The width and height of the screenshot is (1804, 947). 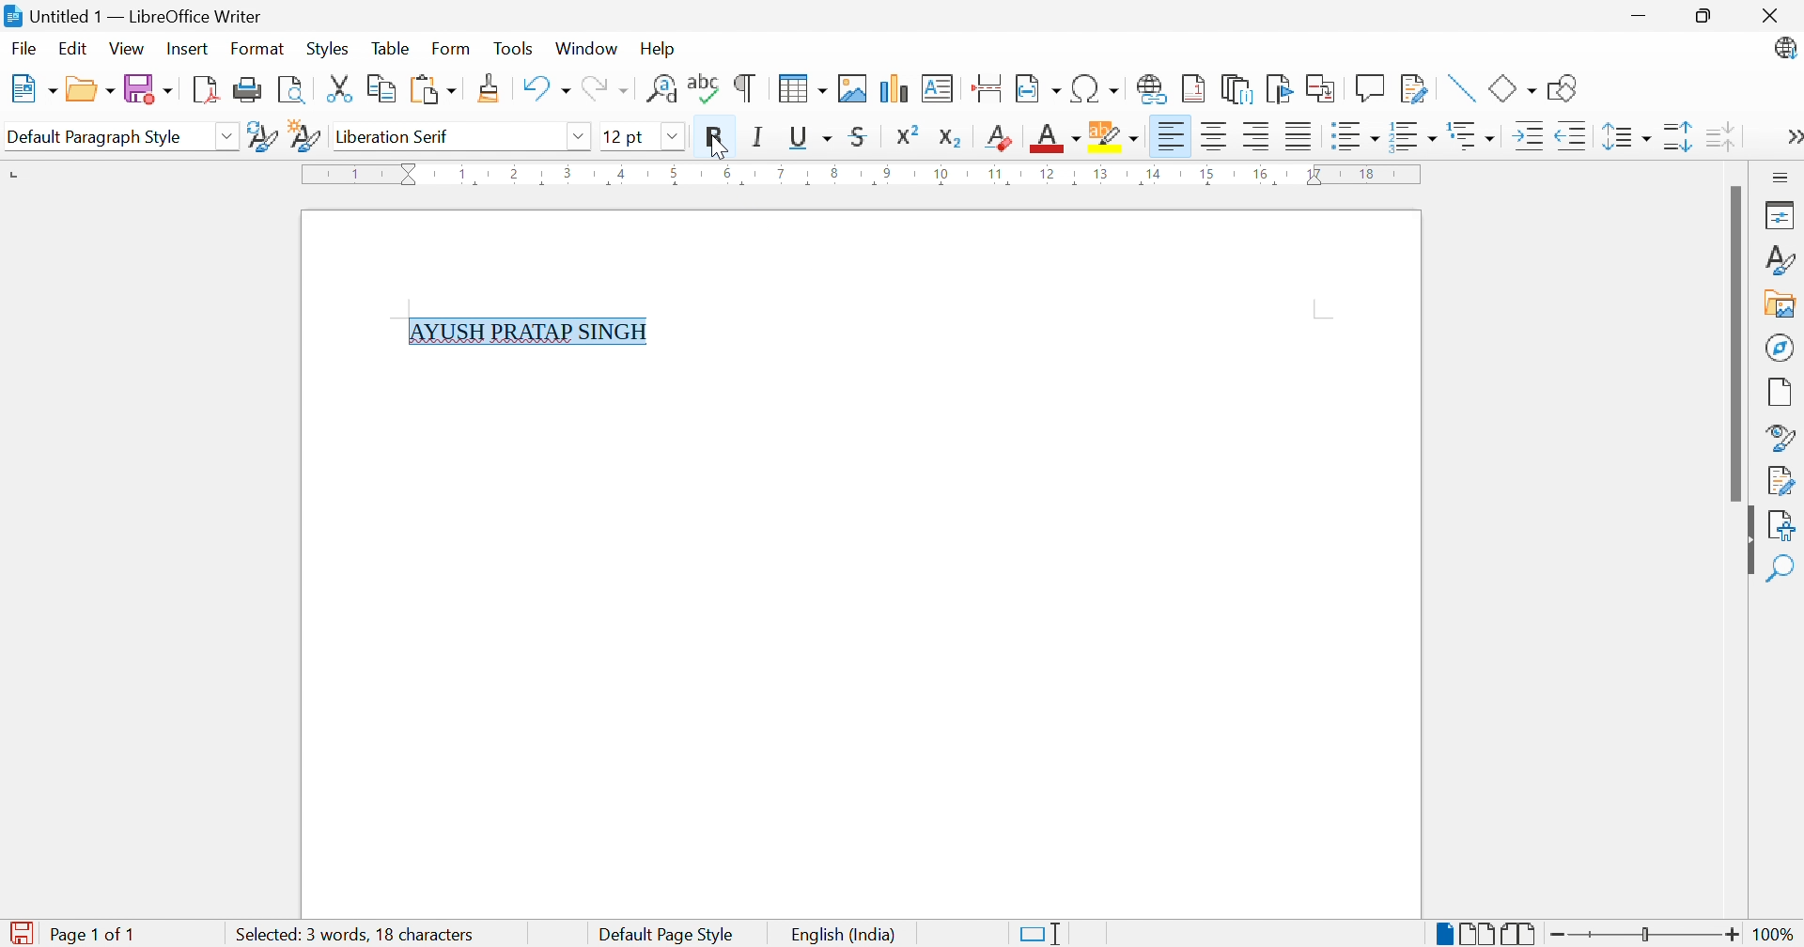 I want to click on New, so click(x=31, y=88).